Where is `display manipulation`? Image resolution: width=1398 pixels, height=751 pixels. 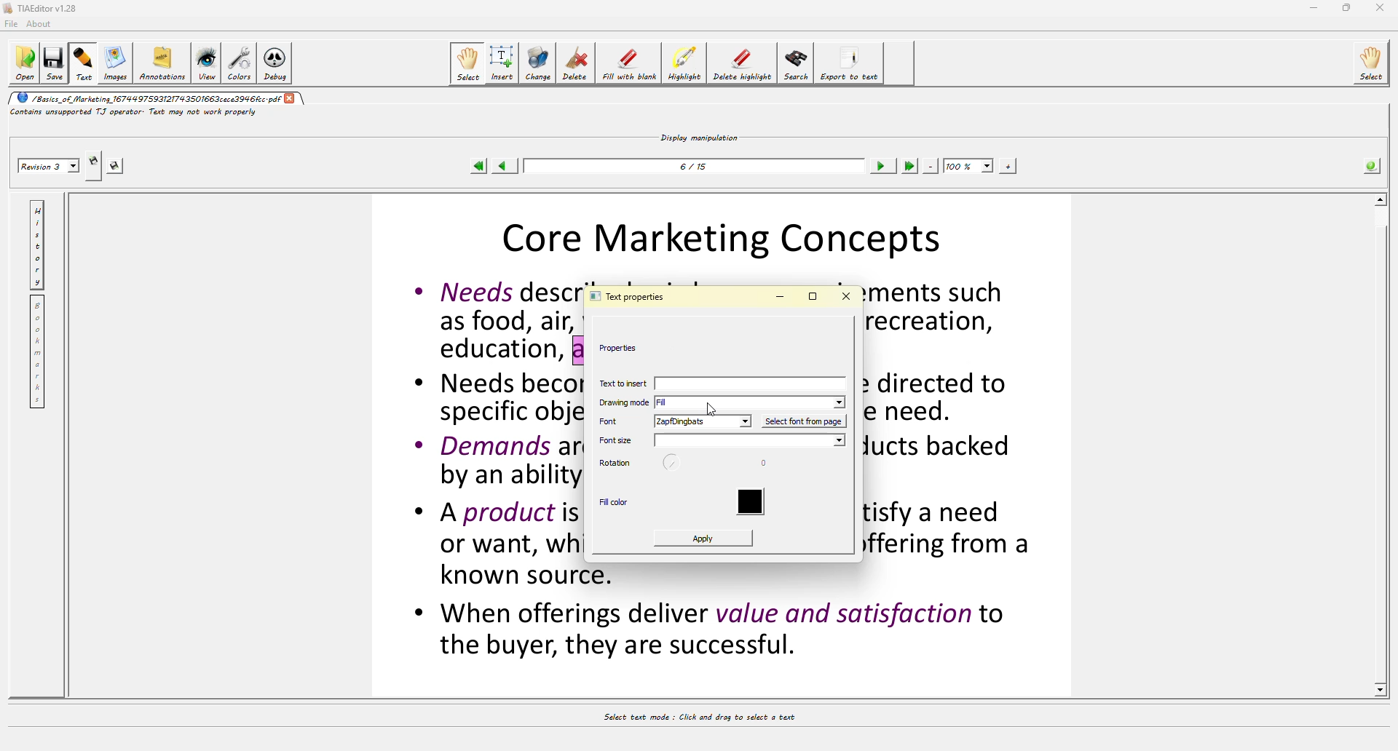 display manipulation is located at coordinates (700, 135).